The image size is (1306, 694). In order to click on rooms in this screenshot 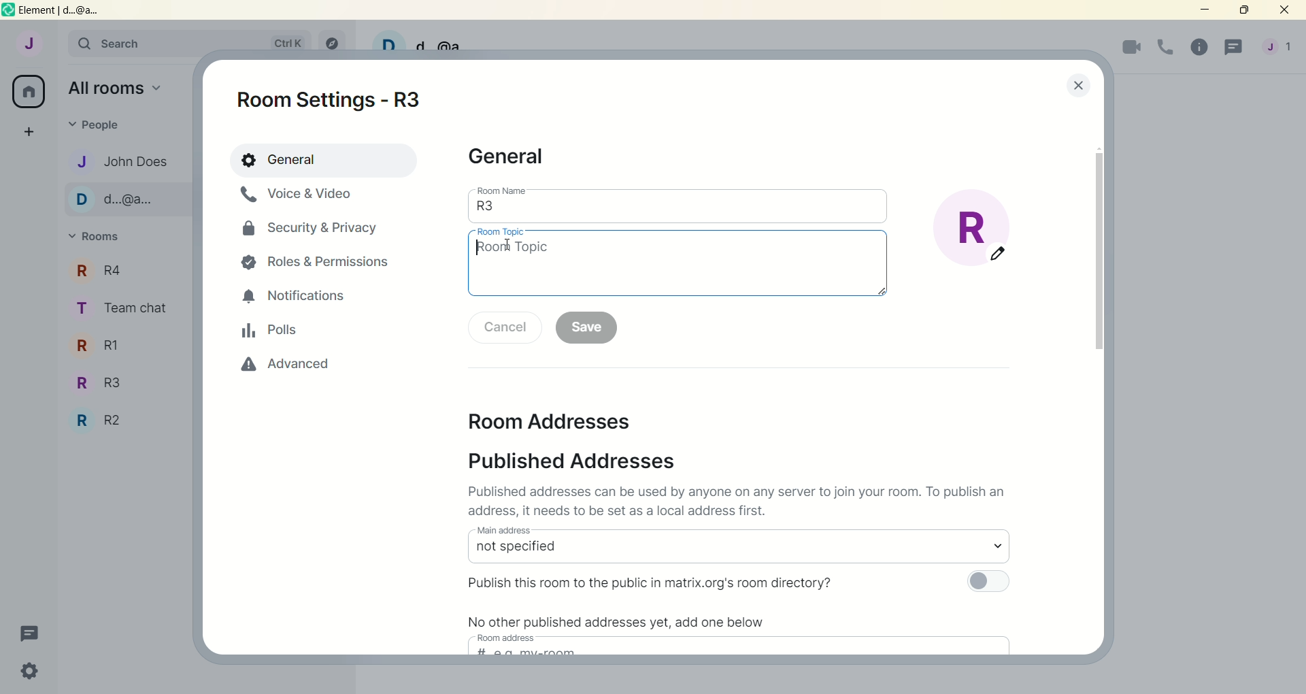, I will do `click(95, 236)`.